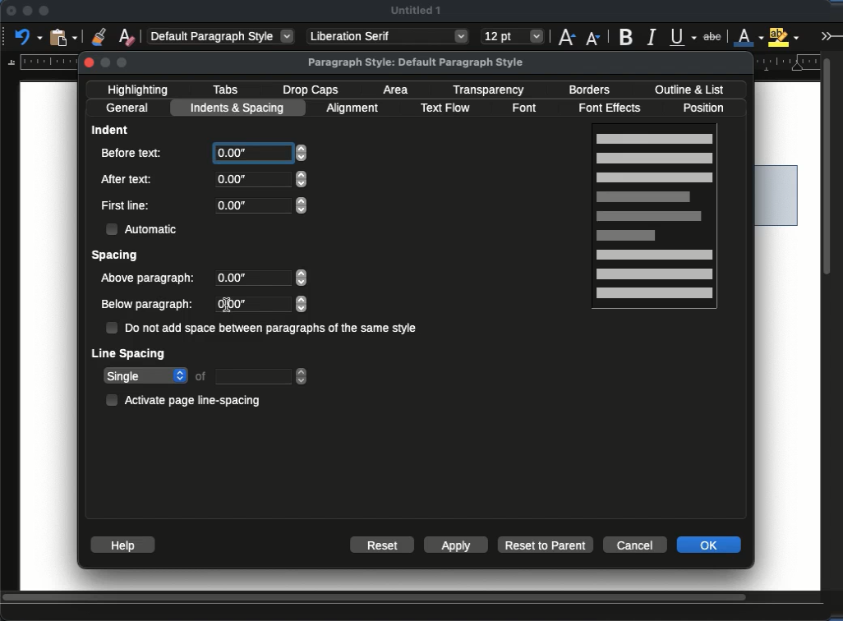  I want to click on 0.00, so click(260, 205).